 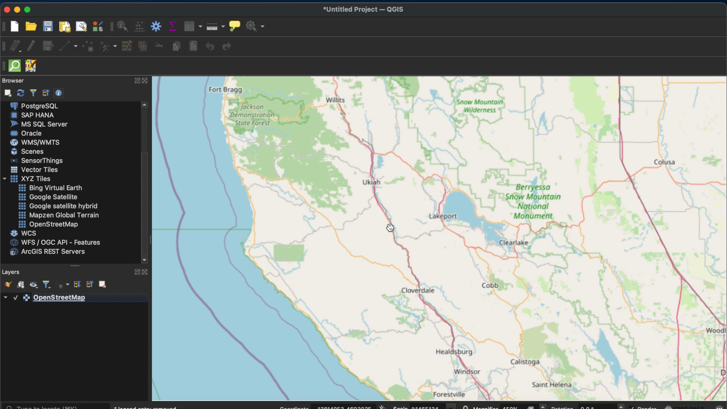 What do you see at coordinates (34, 286) in the screenshot?
I see `open map themes` at bounding box center [34, 286].